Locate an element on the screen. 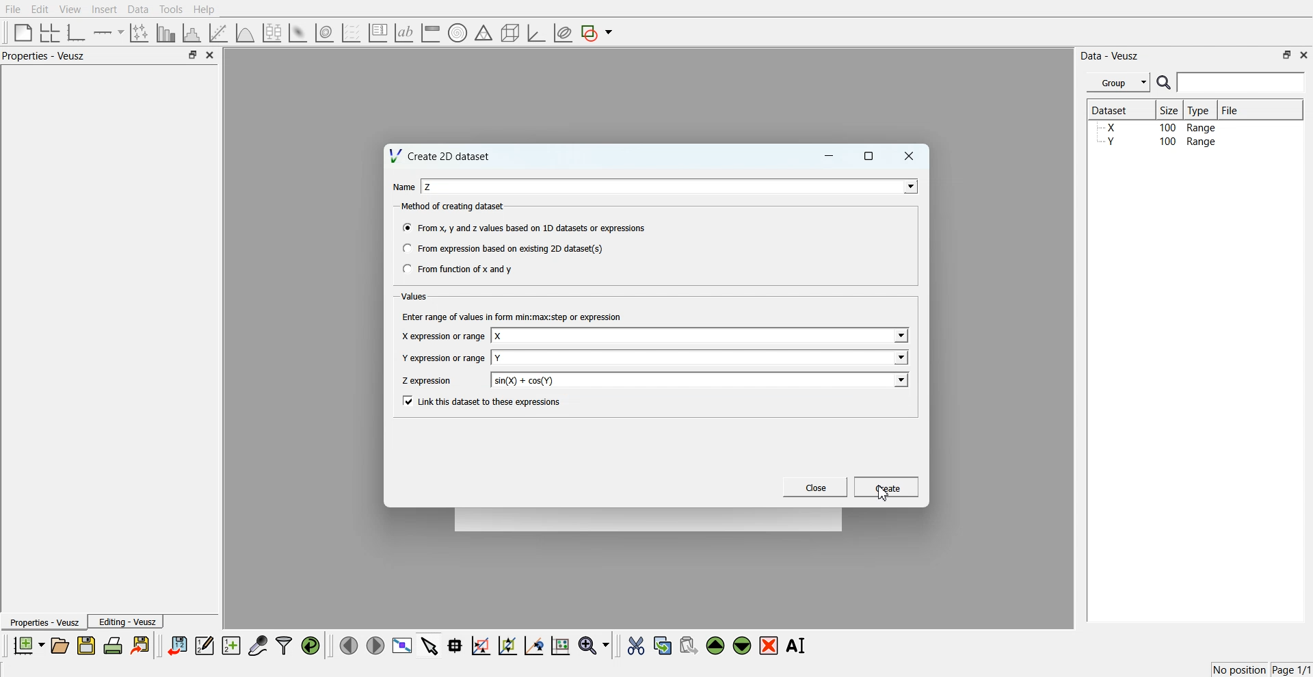 Image resolution: width=1313 pixels, height=677 pixels. Data is located at coordinates (140, 10).